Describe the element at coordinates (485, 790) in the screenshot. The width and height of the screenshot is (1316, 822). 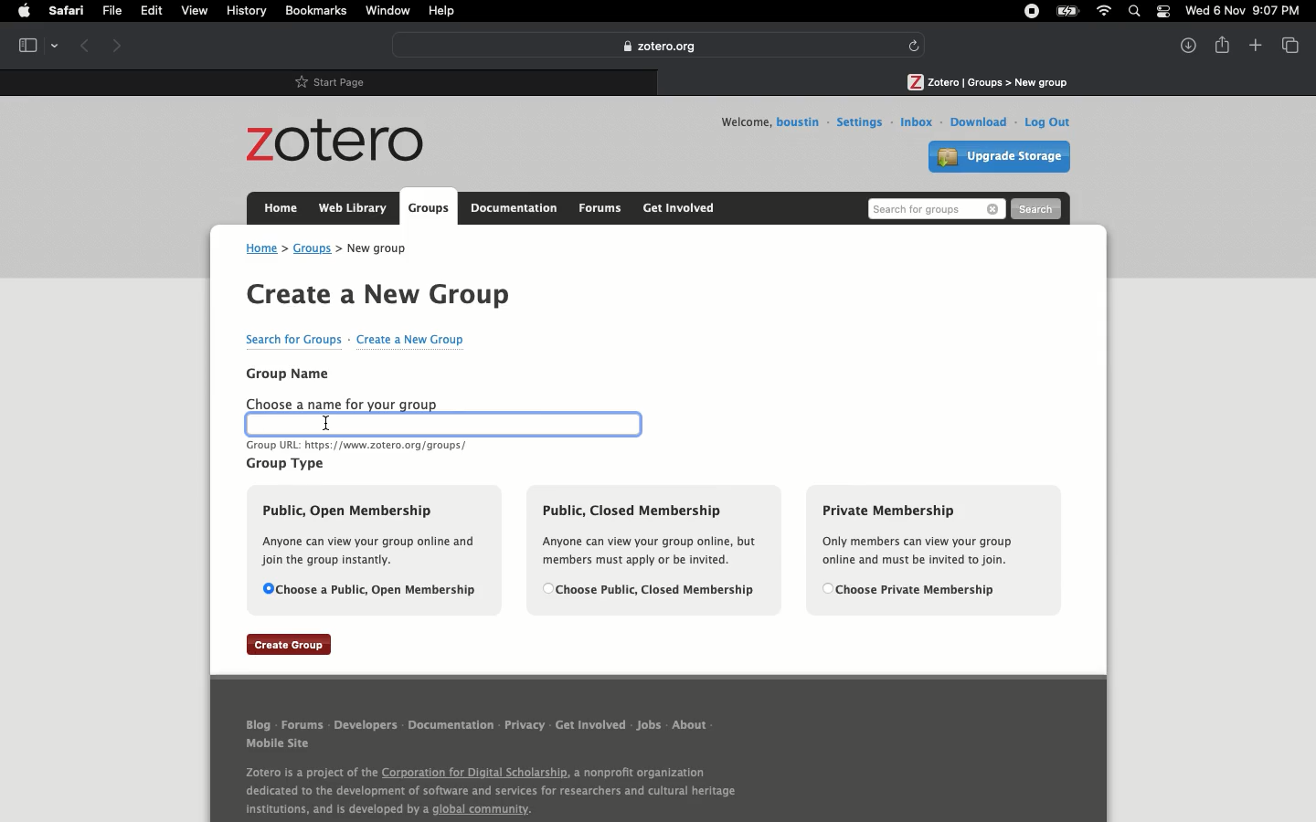
I see `About Zotero` at that location.